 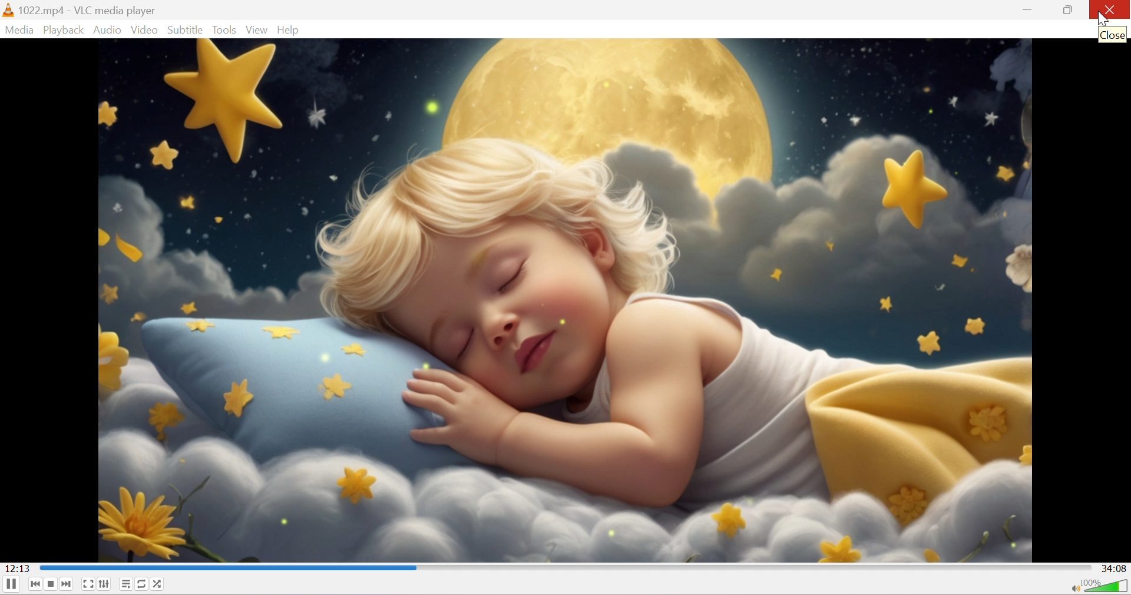 I want to click on View, so click(x=260, y=31).